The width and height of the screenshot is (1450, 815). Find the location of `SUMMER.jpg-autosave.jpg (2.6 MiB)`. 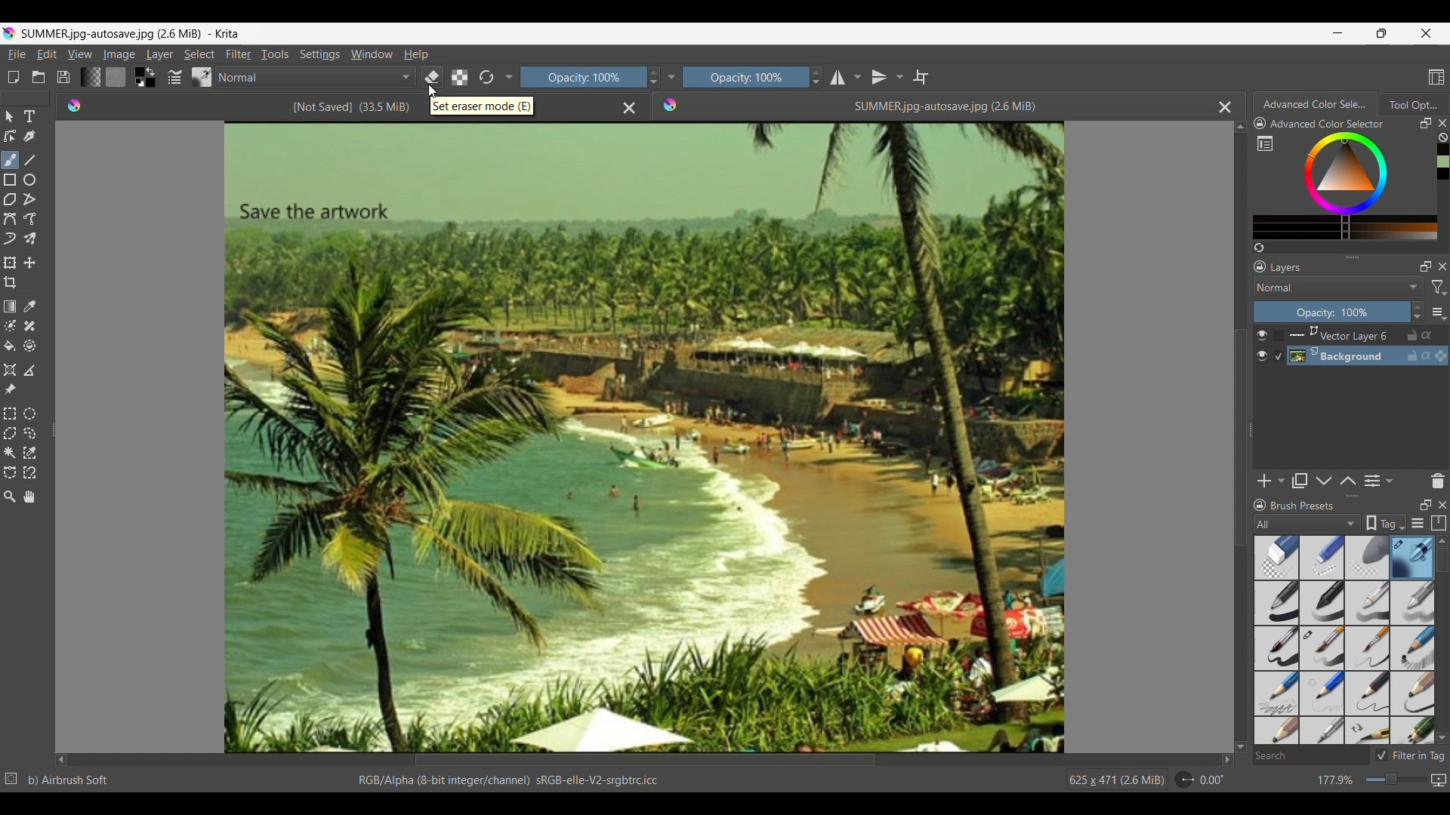

SUMMER.jpg-autosave.jpg (2.6 MiB) is located at coordinates (944, 106).